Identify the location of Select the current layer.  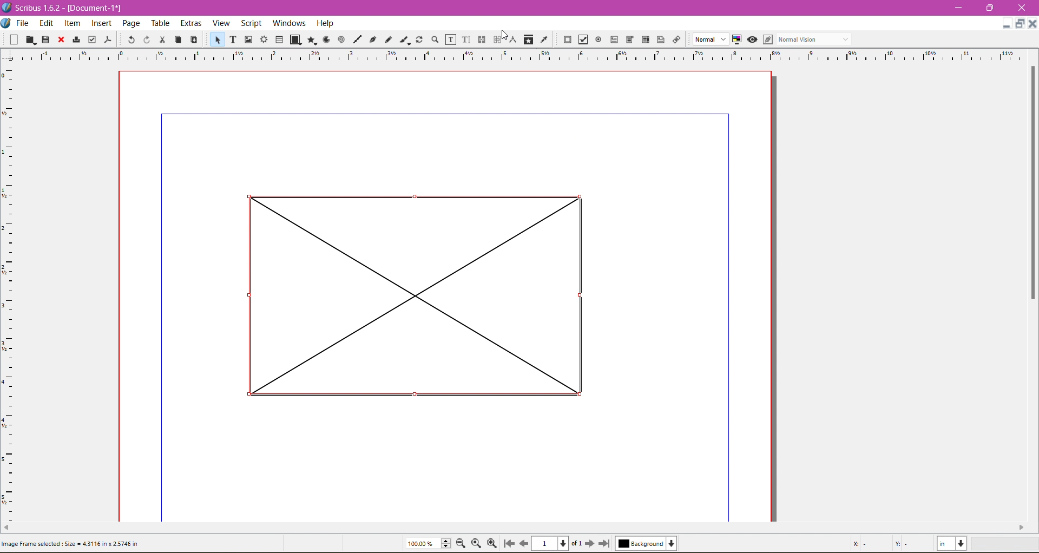
(646, 543).